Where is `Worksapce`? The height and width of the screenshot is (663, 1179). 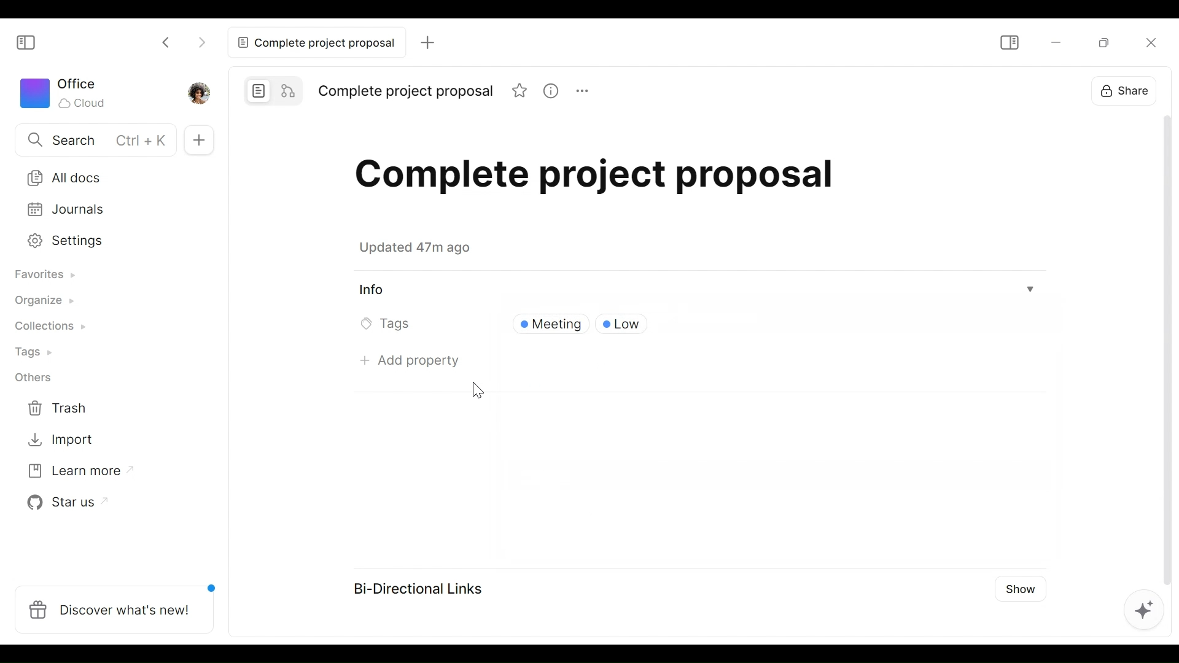
Worksapce is located at coordinates (69, 95).